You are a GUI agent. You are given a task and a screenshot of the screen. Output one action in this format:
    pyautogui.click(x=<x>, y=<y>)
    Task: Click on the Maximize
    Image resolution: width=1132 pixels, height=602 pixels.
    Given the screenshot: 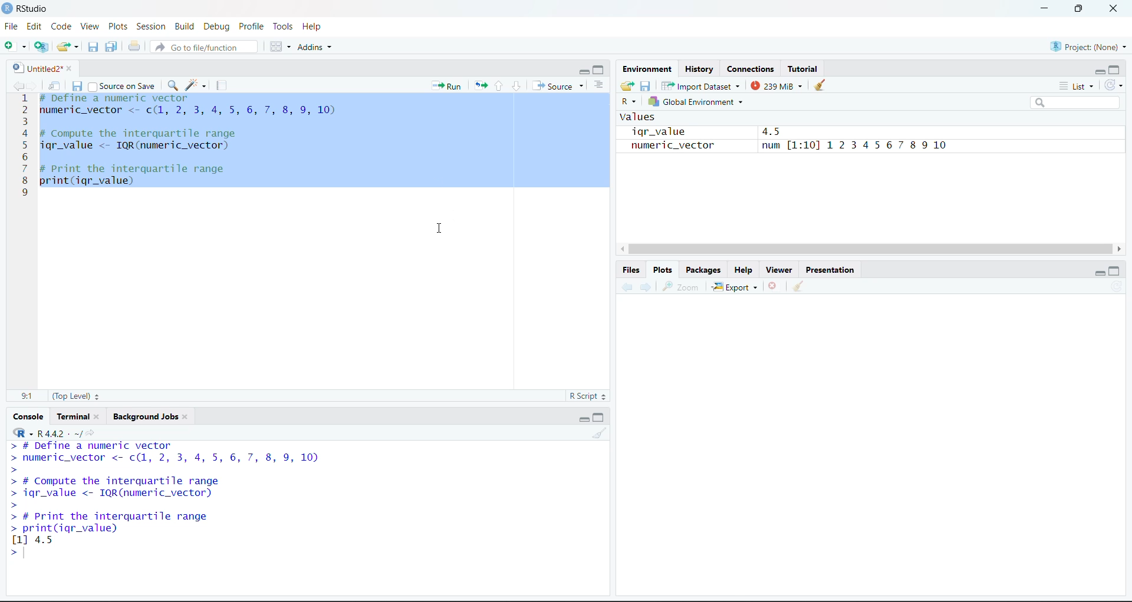 What is the action you would take?
    pyautogui.click(x=1117, y=270)
    